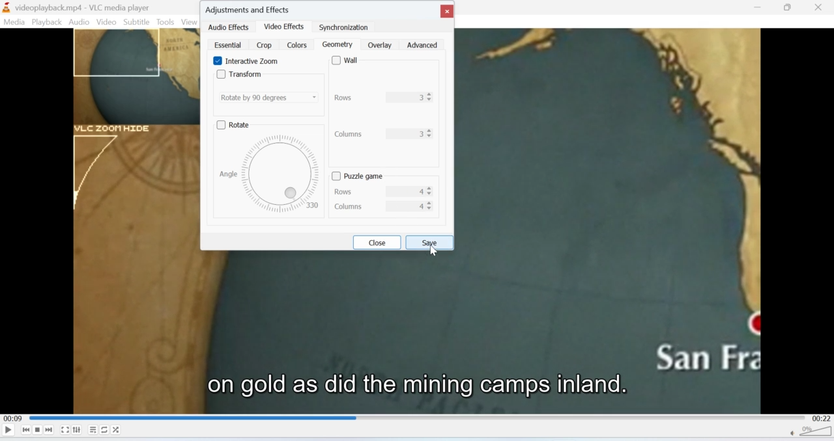 The width and height of the screenshot is (834, 441). What do you see at coordinates (380, 207) in the screenshot?
I see `columns     4` at bounding box center [380, 207].